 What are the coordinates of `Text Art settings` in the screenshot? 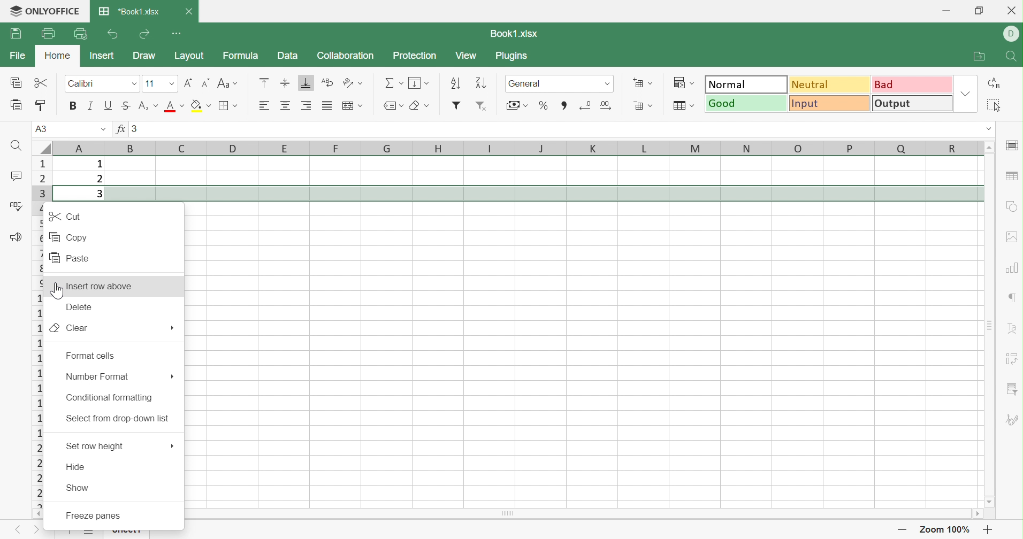 It's located at (1011, 329).